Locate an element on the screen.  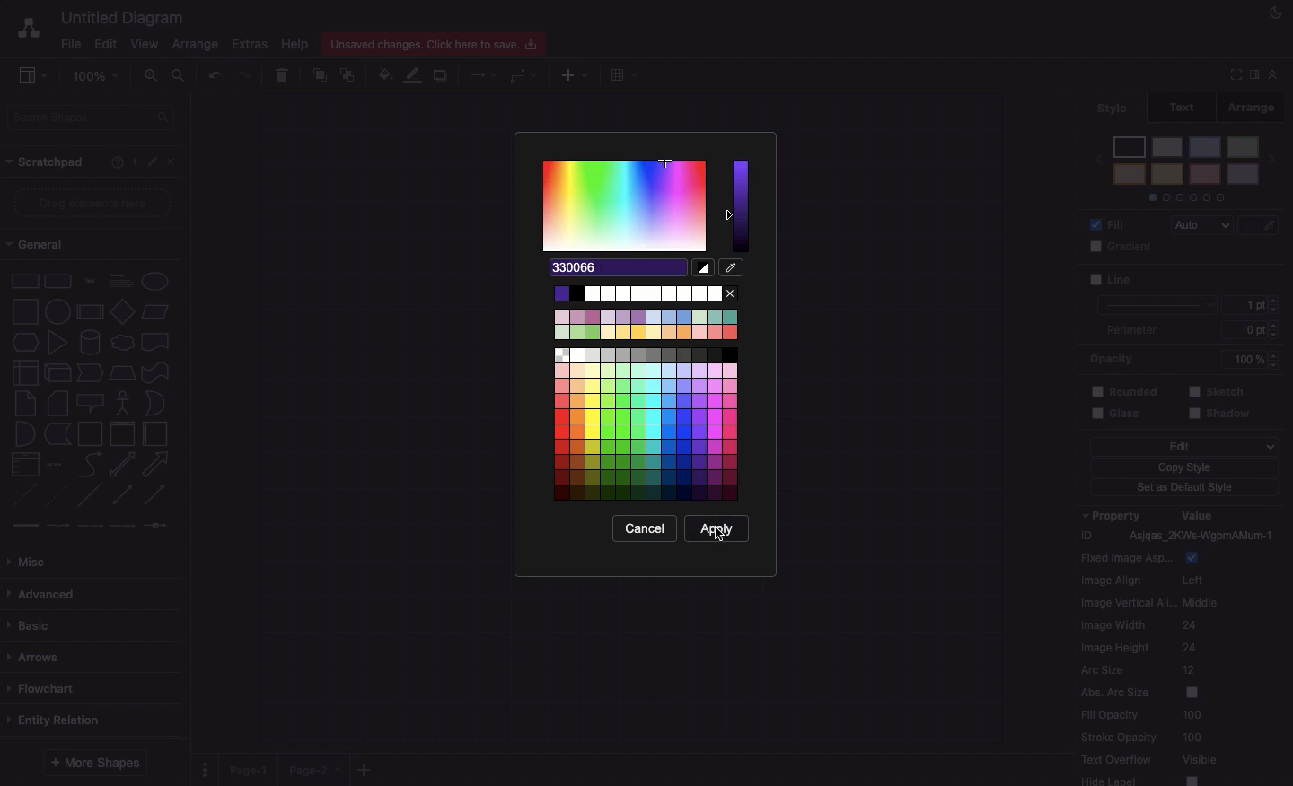
Add is located at coordinates (365, 769).